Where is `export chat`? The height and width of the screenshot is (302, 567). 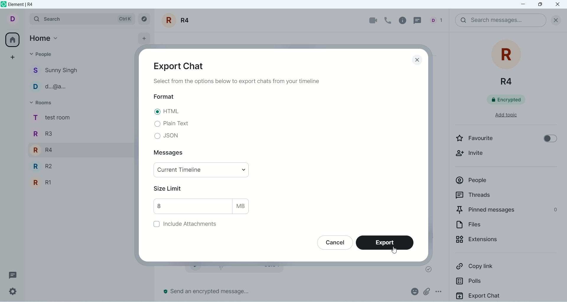
export chat is located at coordinates (505, 295).